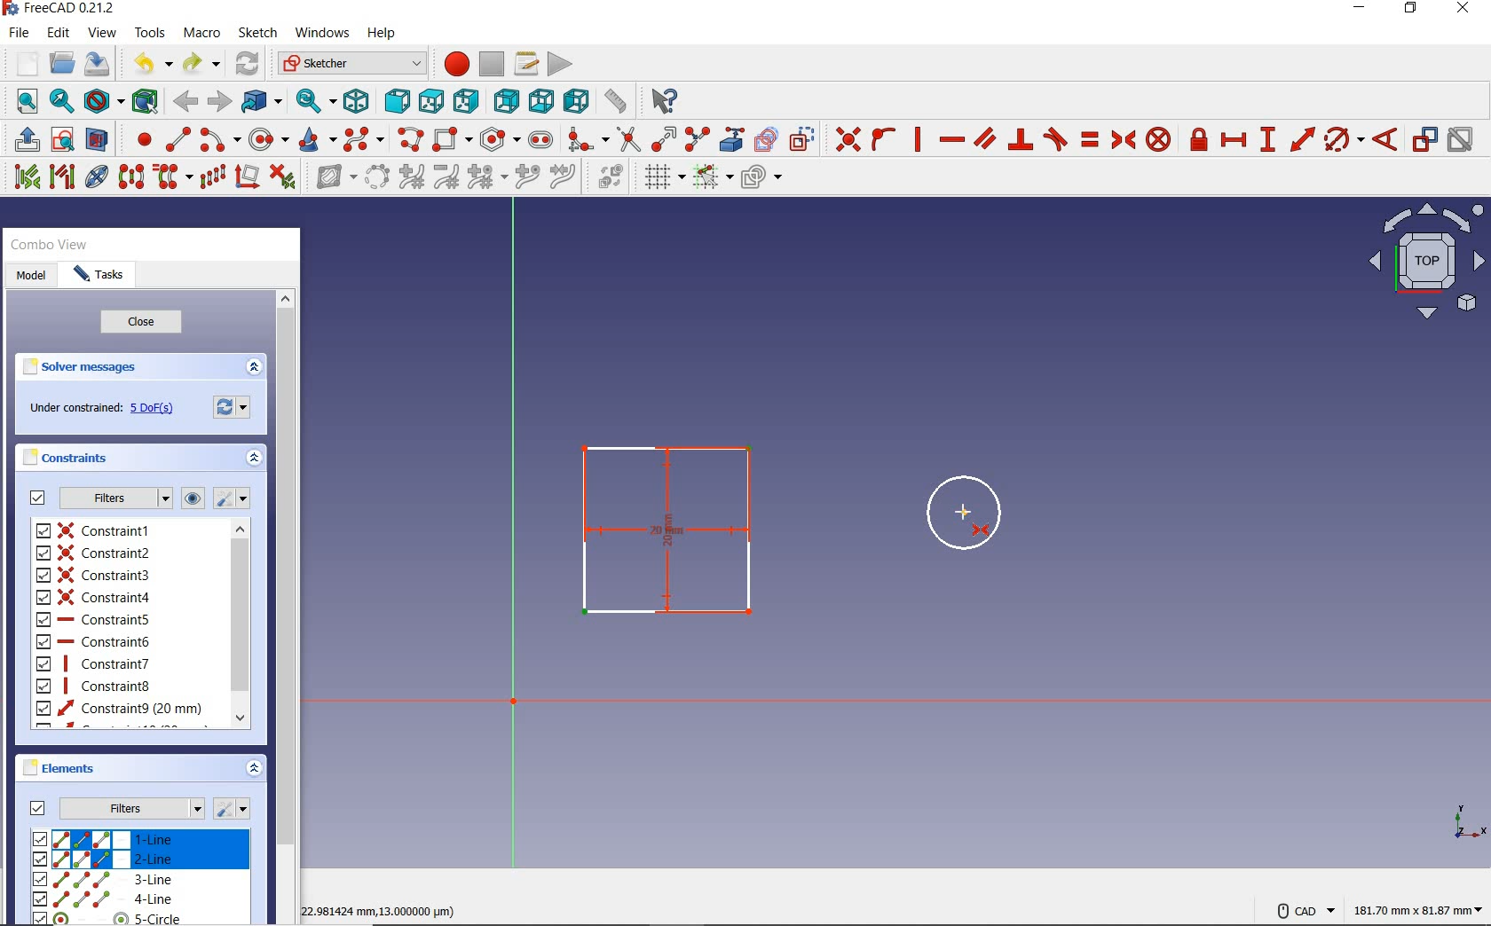 Image resolution: width=1491 pixels, height=926 pixels. Describe the element at coordinates (59, 34) in the screenshot. I see `edit` at that location.